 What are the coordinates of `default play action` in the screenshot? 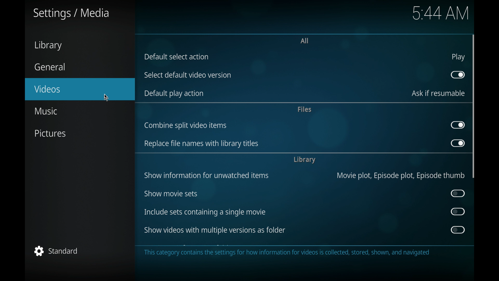 It's located at (173, 94).